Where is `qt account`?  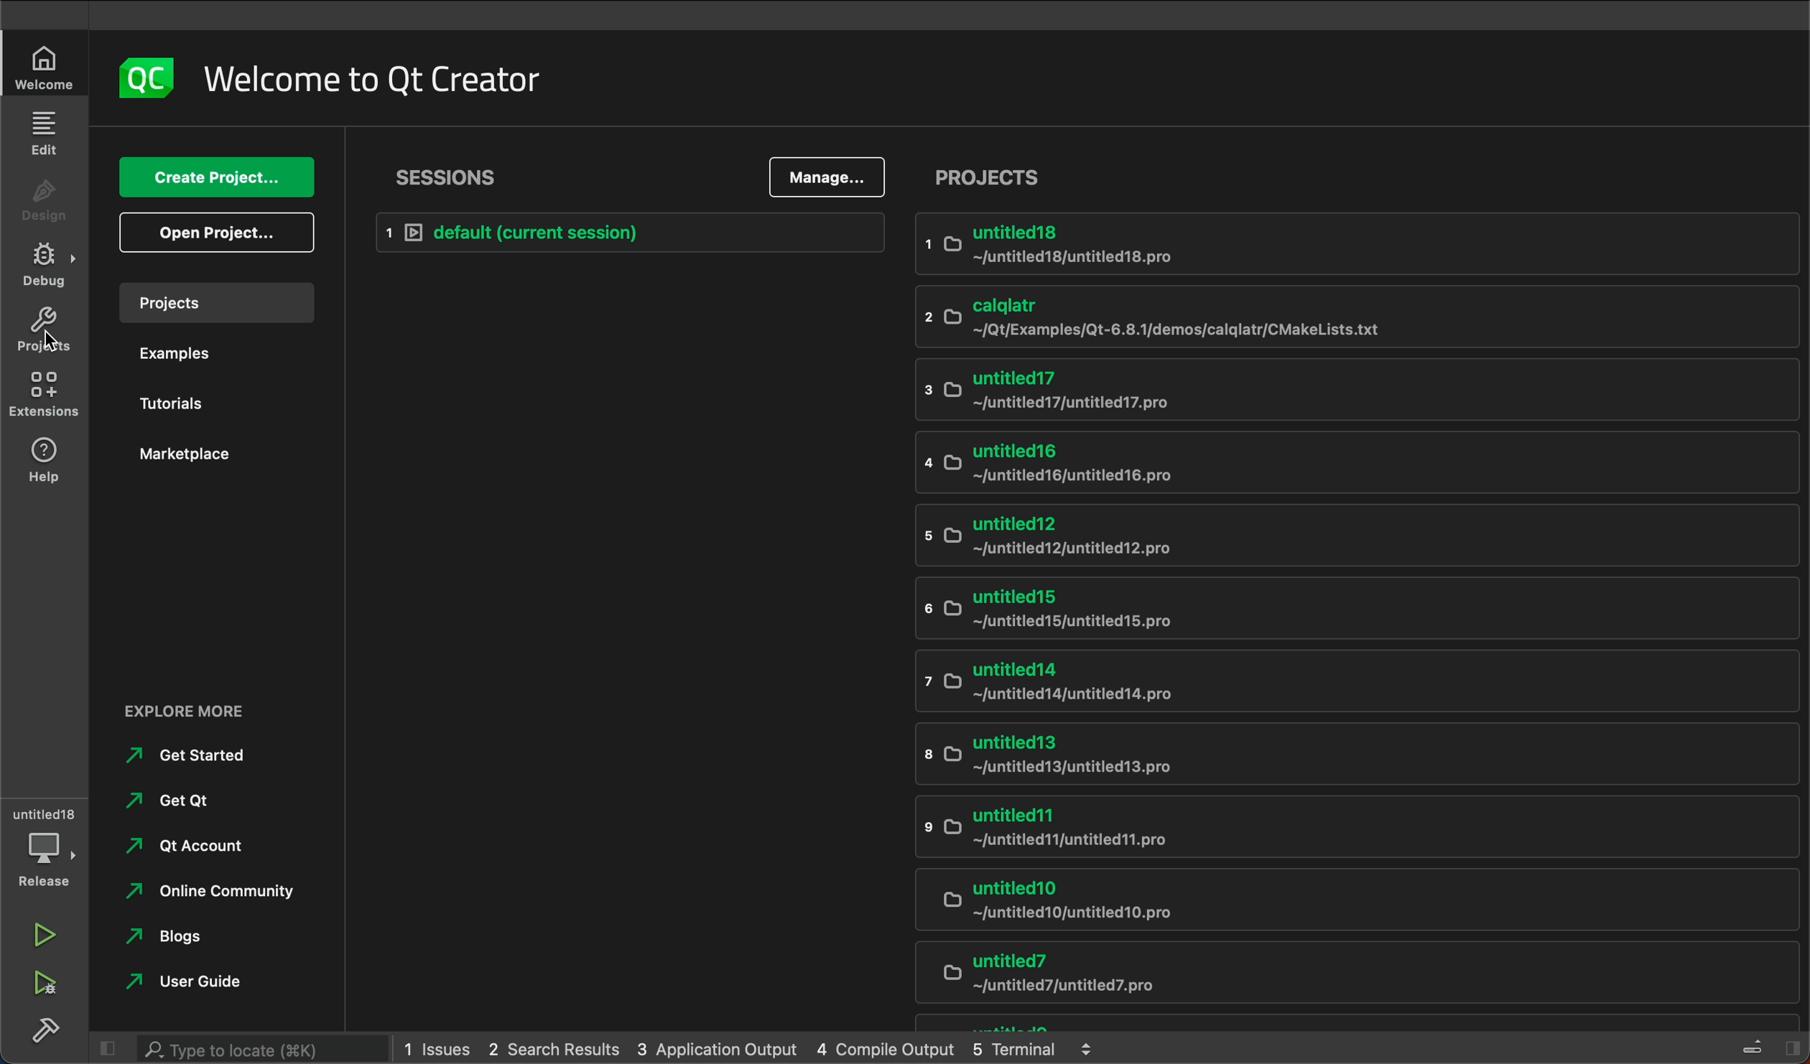 qt account is located at coordinates (204, 844).